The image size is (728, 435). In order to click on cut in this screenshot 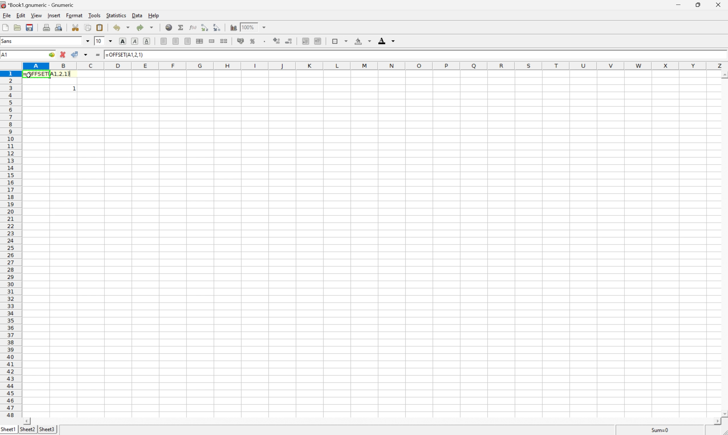, I will do `click(77, 27)`.